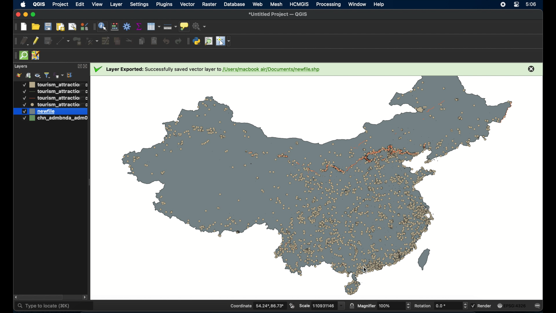 The height and width of the screenshot is (313, 556). I want to click on current crs, so click(512, 305).